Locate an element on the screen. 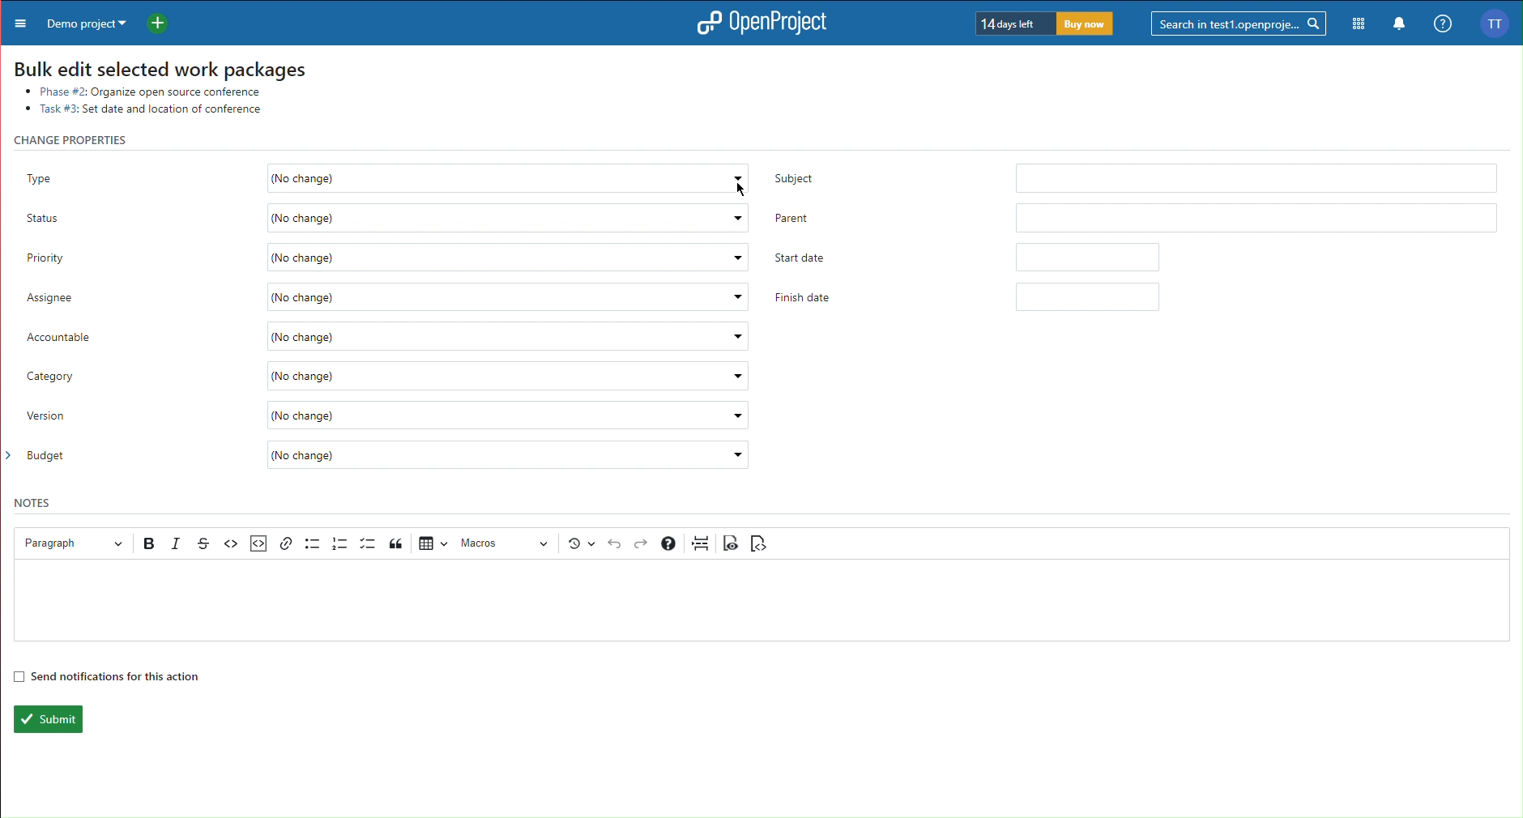 Image resolution: width=1523 pixels, height=818 pixels. Help is located at coordinates (1441, 24).